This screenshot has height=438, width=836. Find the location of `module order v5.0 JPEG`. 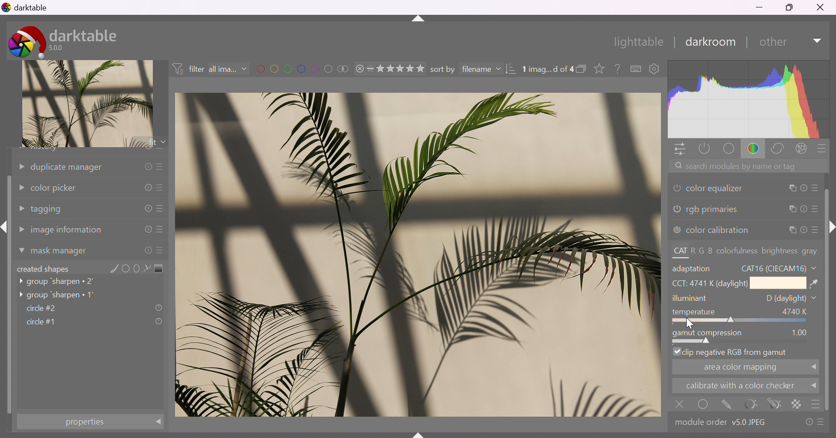

module order v5.0 JPEG is located at coordinates (719, 423).